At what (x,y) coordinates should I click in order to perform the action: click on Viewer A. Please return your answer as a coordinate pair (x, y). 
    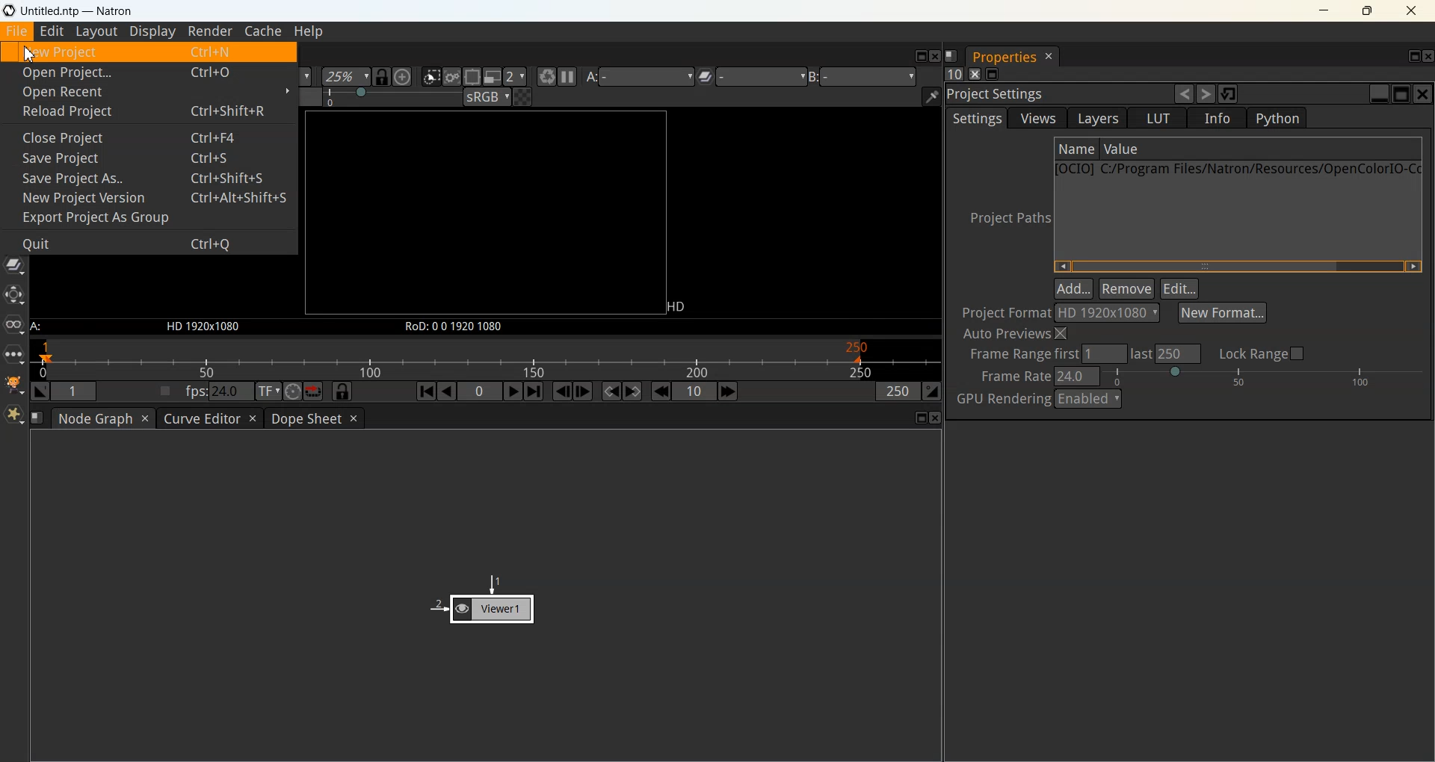
    Looking at the image, I should click on (643, 76).